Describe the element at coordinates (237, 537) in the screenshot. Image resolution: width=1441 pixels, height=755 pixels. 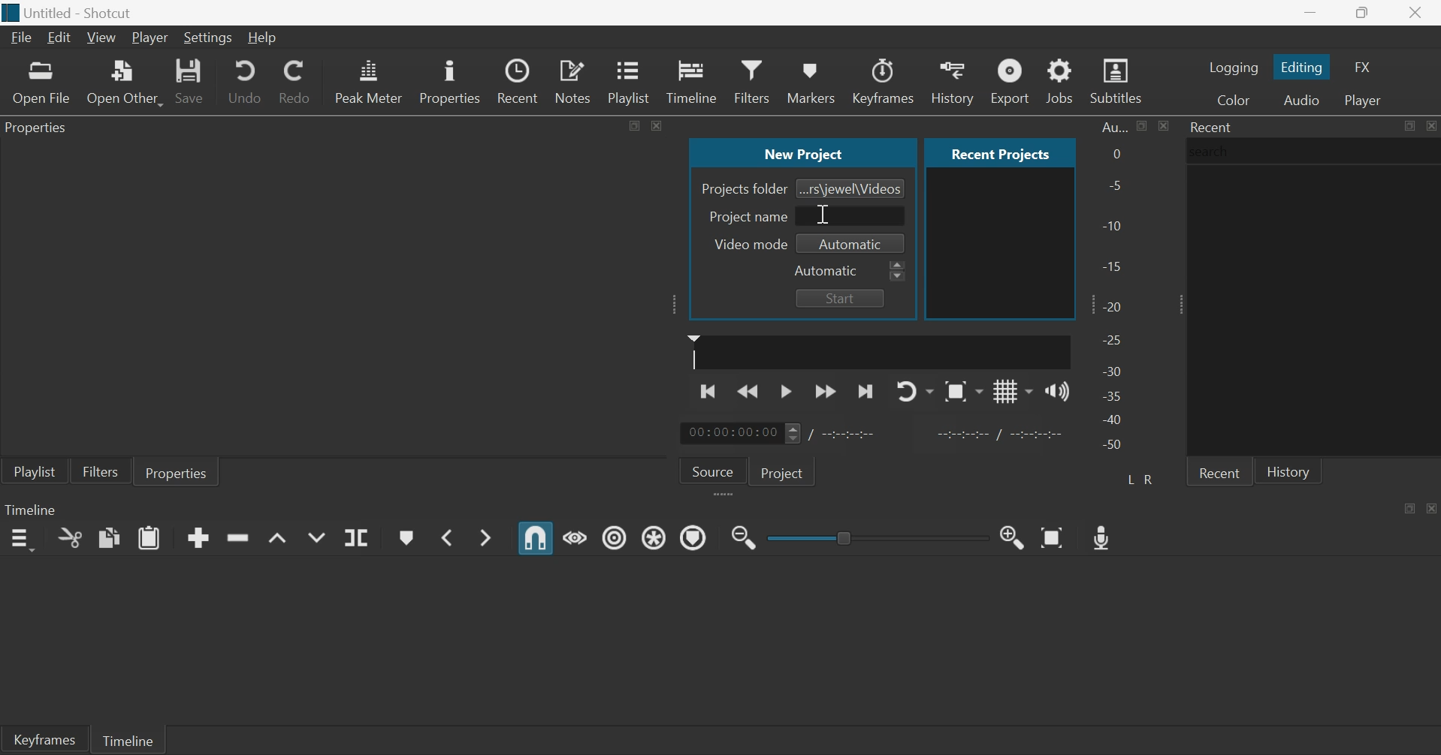
I see `Ripple delete` at that location.